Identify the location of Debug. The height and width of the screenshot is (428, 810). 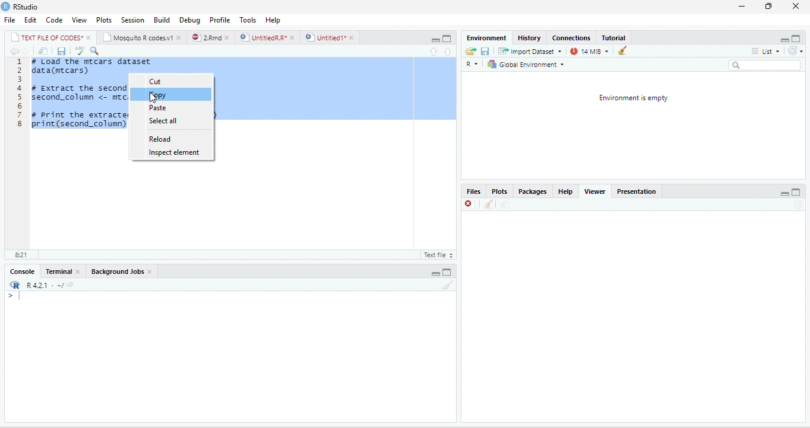
(188, 19).